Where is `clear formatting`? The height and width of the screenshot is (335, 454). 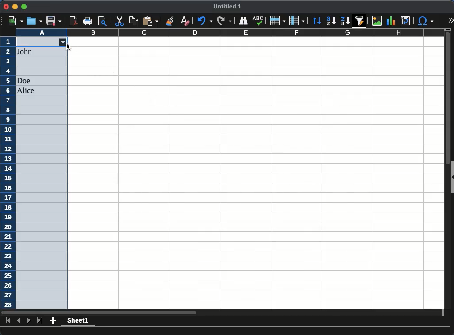 clear formatting is located at coordinates (185, 21).